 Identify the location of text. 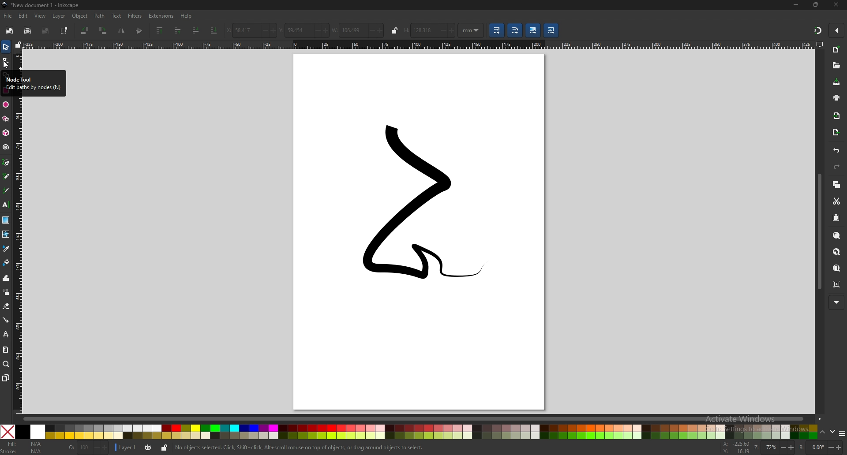
(116, 16).